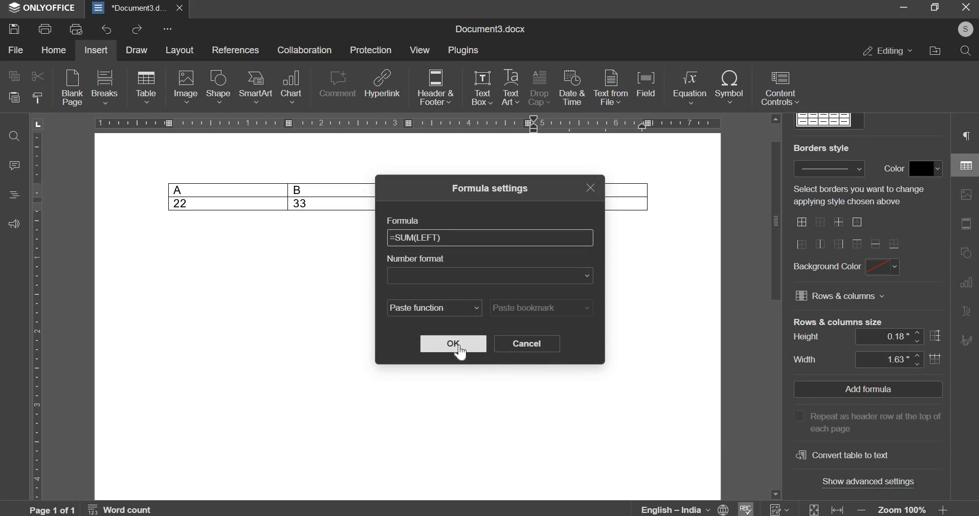  Describe the element at coordinates (15, 28) in the screenshot. I see `save` at that location.